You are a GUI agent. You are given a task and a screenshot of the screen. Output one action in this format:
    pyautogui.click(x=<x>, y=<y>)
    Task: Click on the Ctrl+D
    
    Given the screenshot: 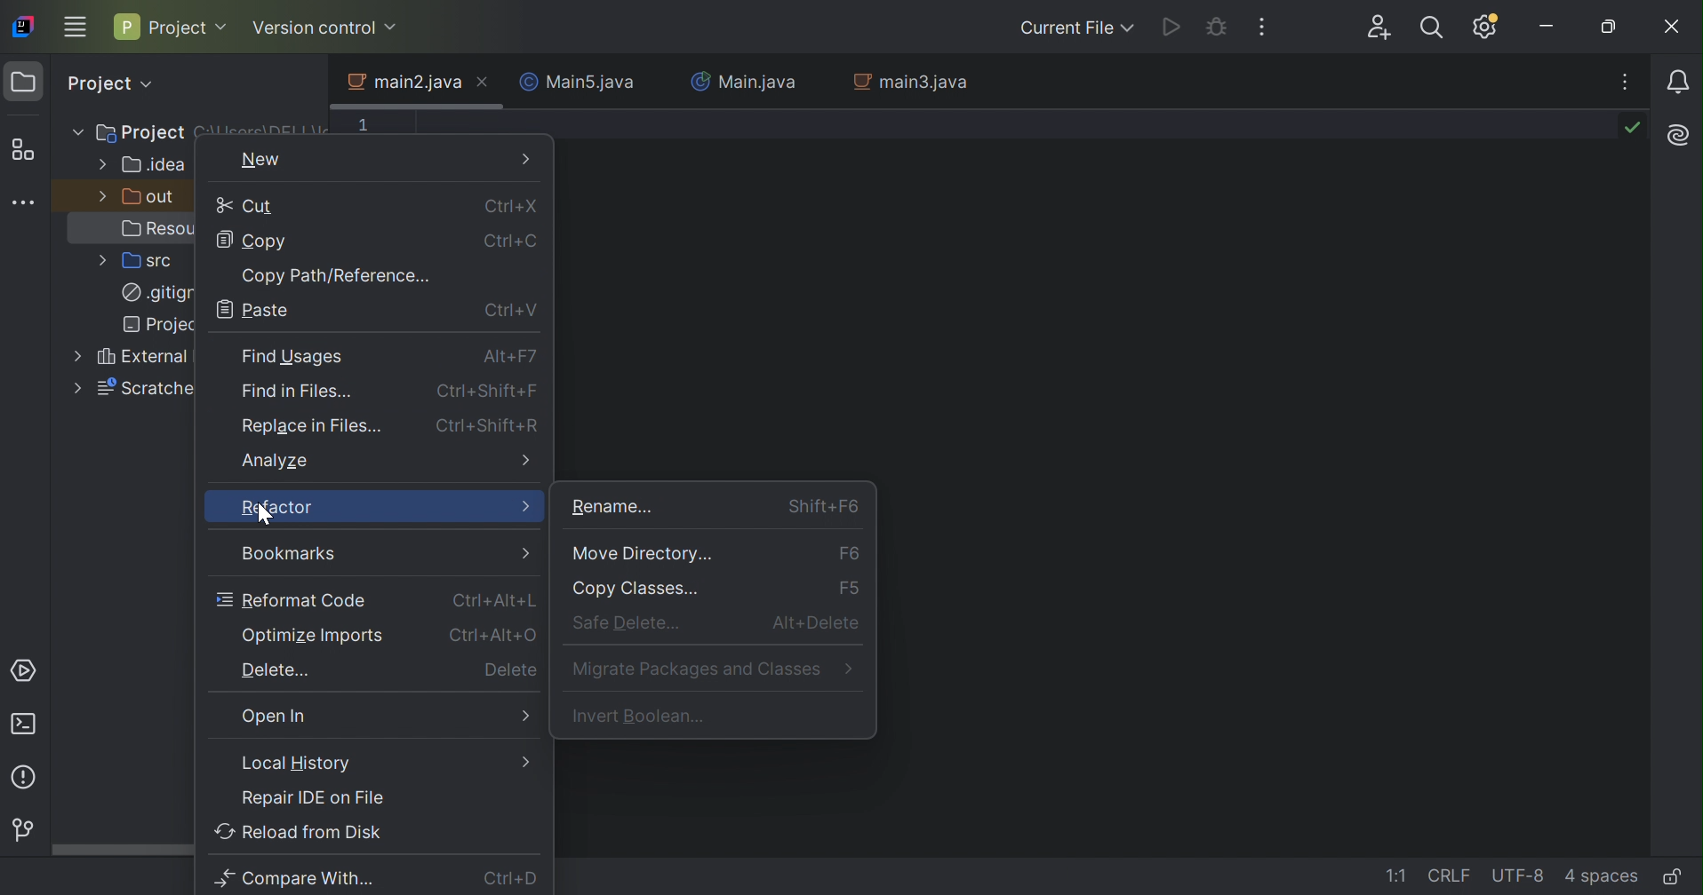 What is the action you would take?
    pyautogui.click(x=513, y=879)
    